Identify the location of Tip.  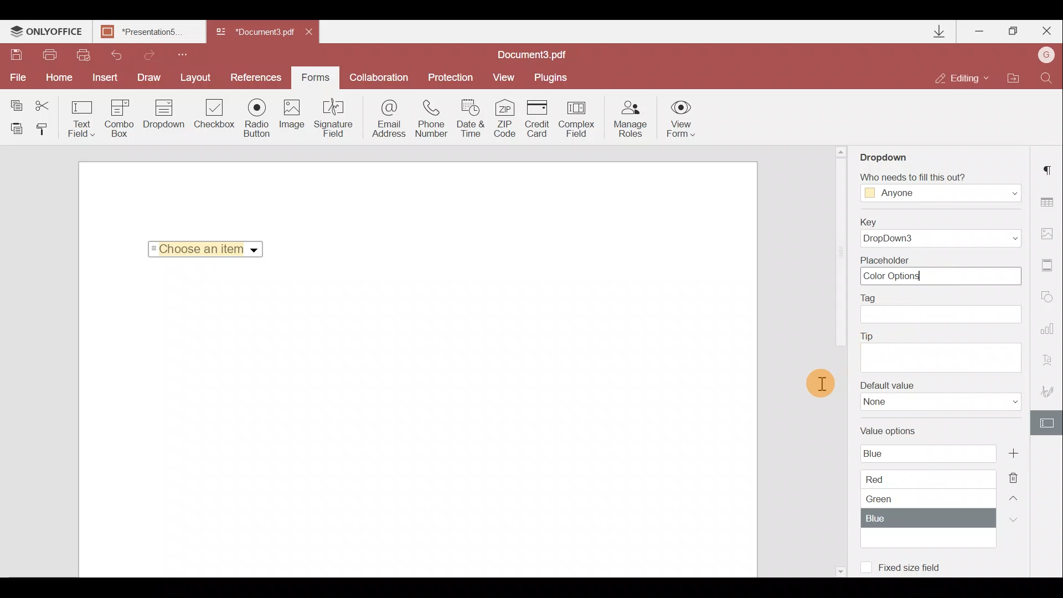
(941, 350).